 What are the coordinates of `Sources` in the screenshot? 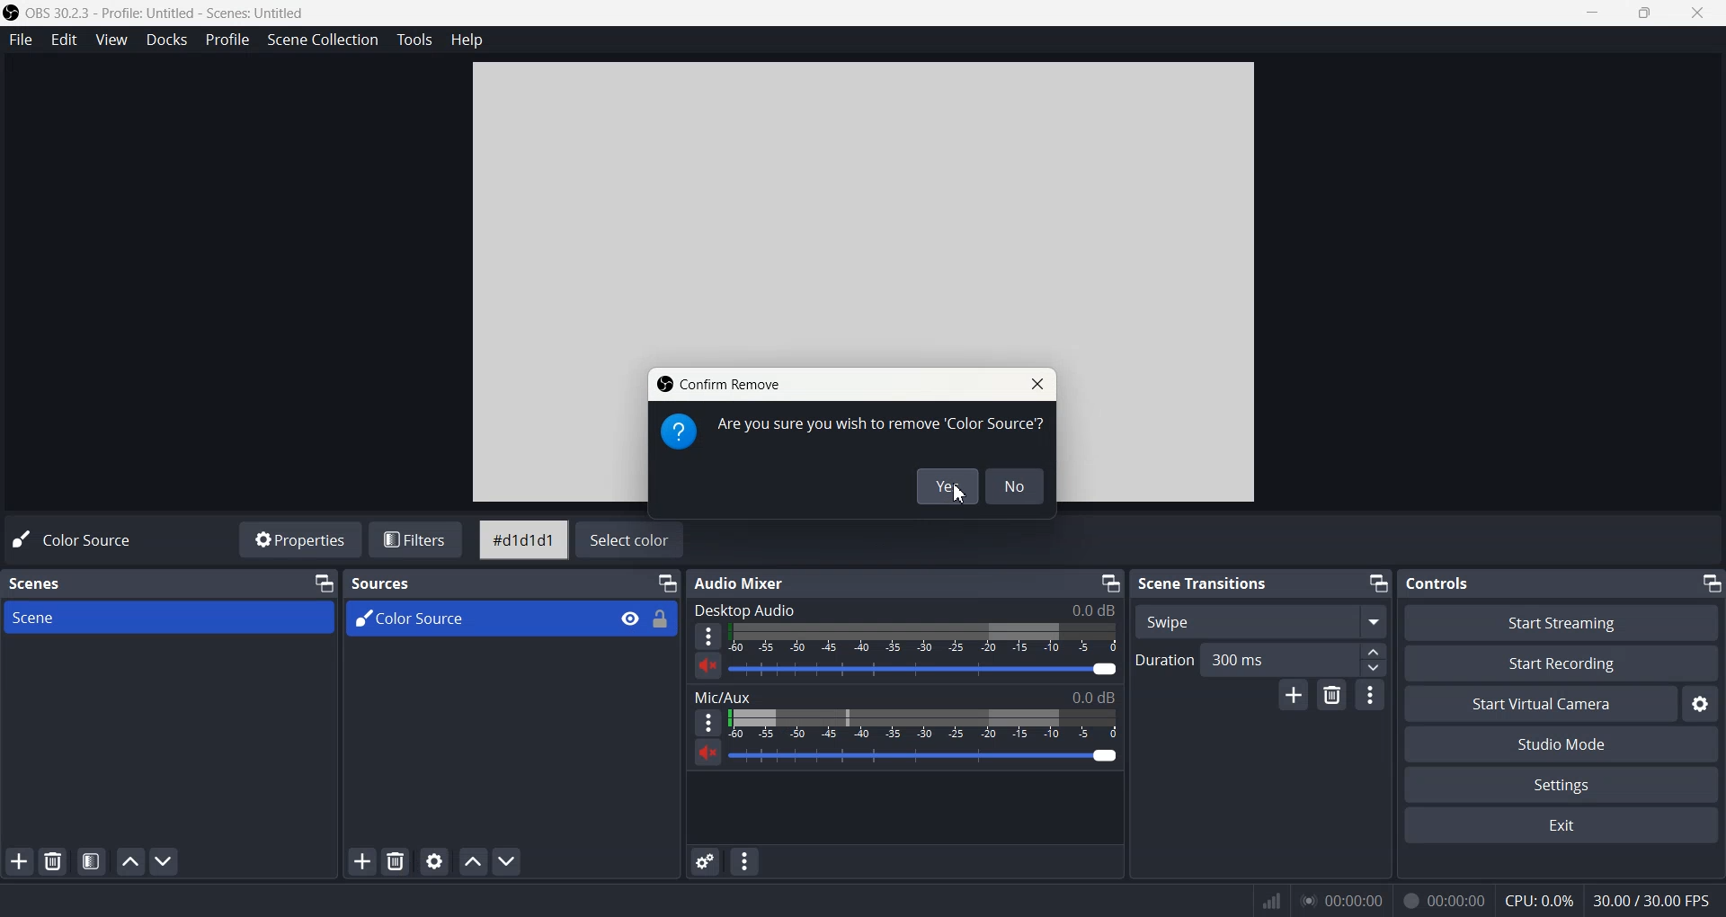 It's located at (383, 582).